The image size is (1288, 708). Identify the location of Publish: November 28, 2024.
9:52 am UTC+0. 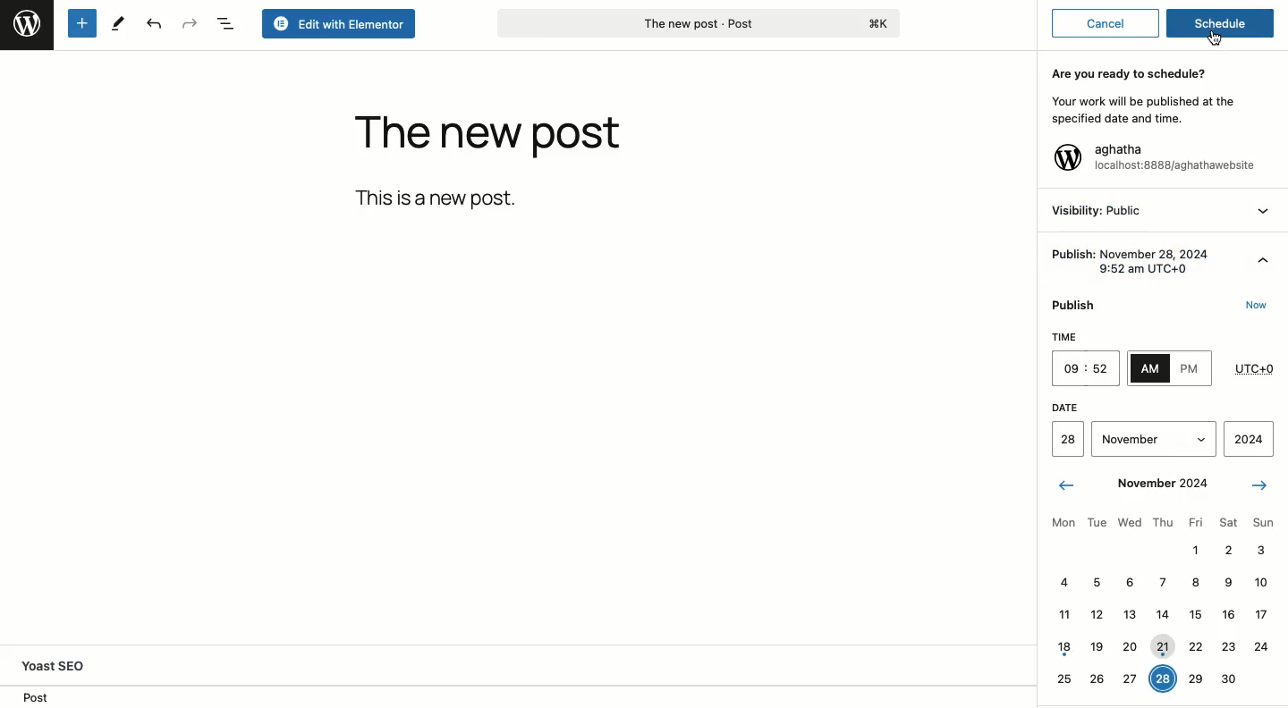
(1132, 258).